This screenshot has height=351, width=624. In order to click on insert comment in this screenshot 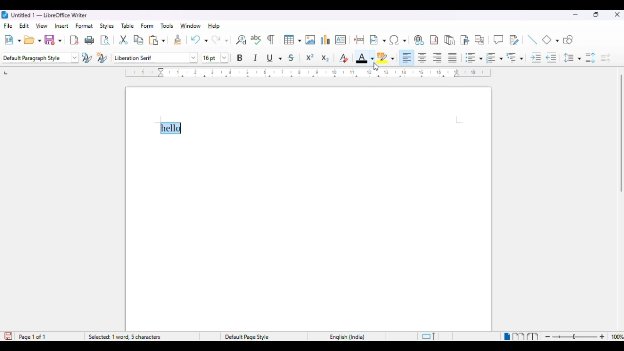, I will do `click(498, 39)`.